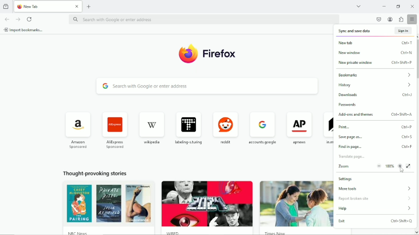 The width and height of the screenshot is (419, 235). What do you see at coordinates (7, 19) in the screenshot?
I see `go back` at bounding box center [7, 19].